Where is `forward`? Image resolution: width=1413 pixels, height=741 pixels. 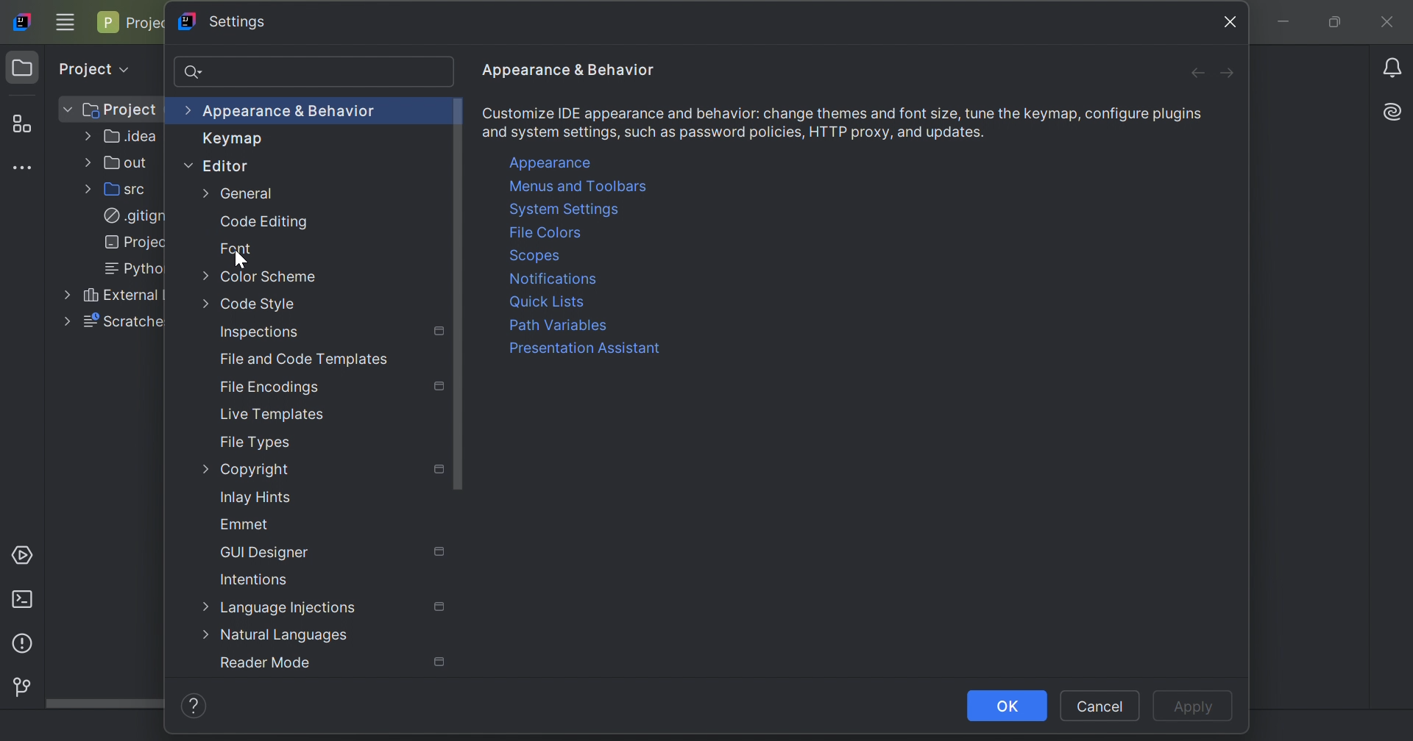 forward is located at coordinates (1228, 75).